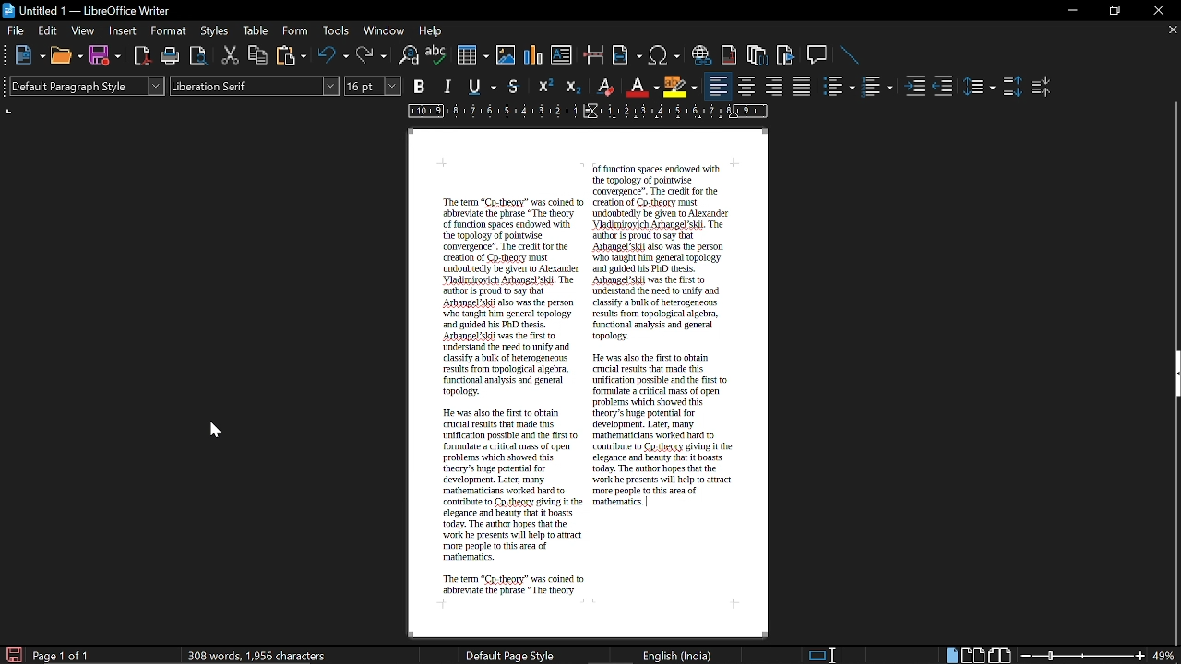  What do you see at coordinates (63, 655) in the screenshot?
I see `current page (Page 1 of 1)` at bounding box center [63, 655].